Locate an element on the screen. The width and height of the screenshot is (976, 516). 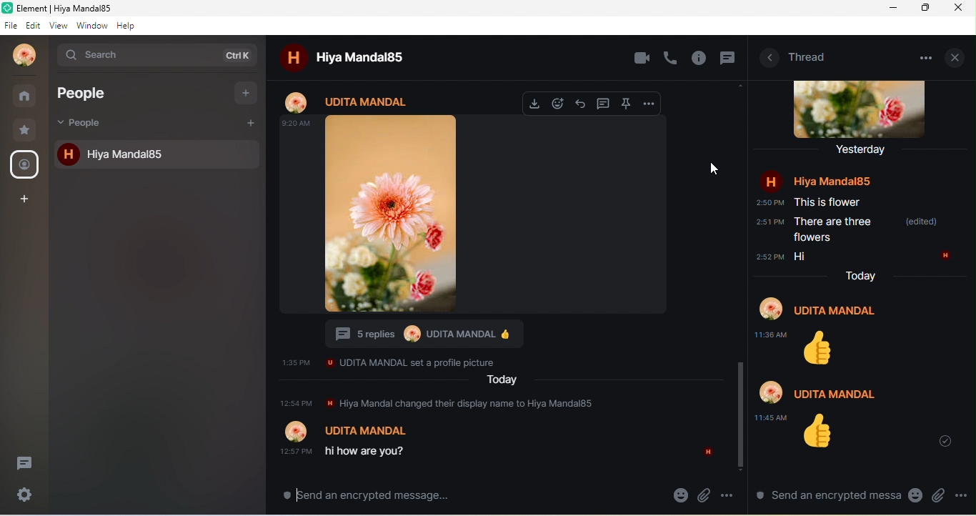
UDITA MANDAL set a profile picture is located at coordinates (406, 362).